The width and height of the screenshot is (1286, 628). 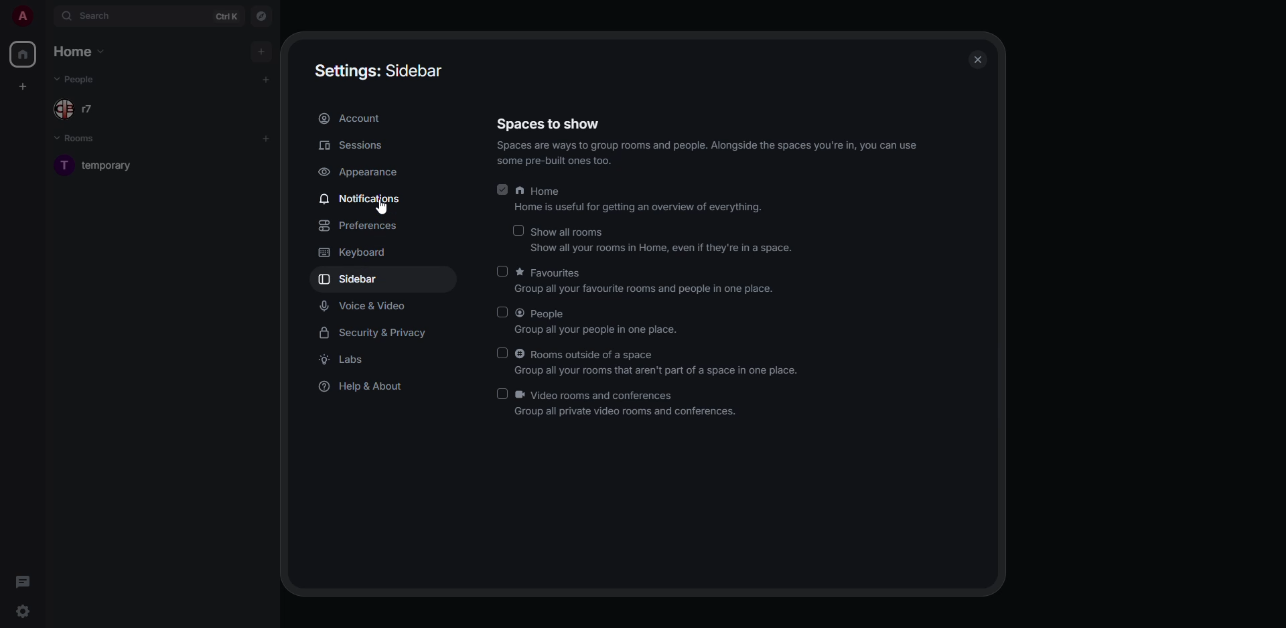 I want to click on add, so click(x=262, y=50).